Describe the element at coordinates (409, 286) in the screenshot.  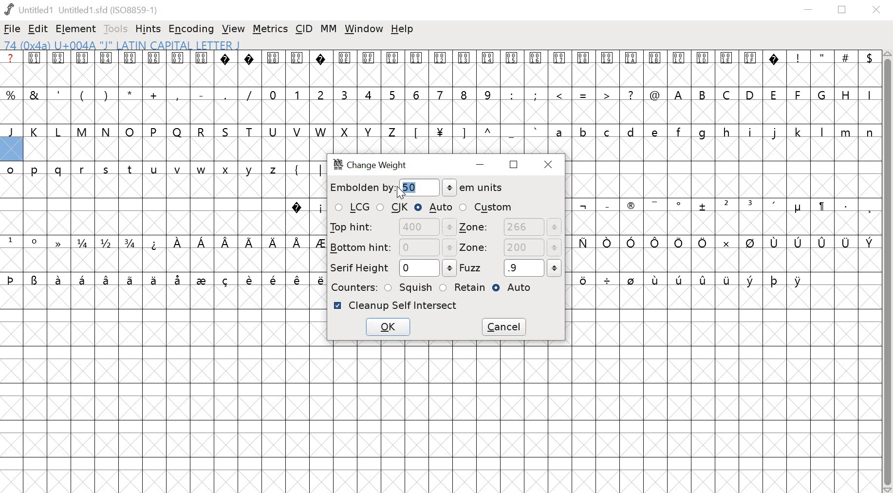
I see `SQUISH` at that location.